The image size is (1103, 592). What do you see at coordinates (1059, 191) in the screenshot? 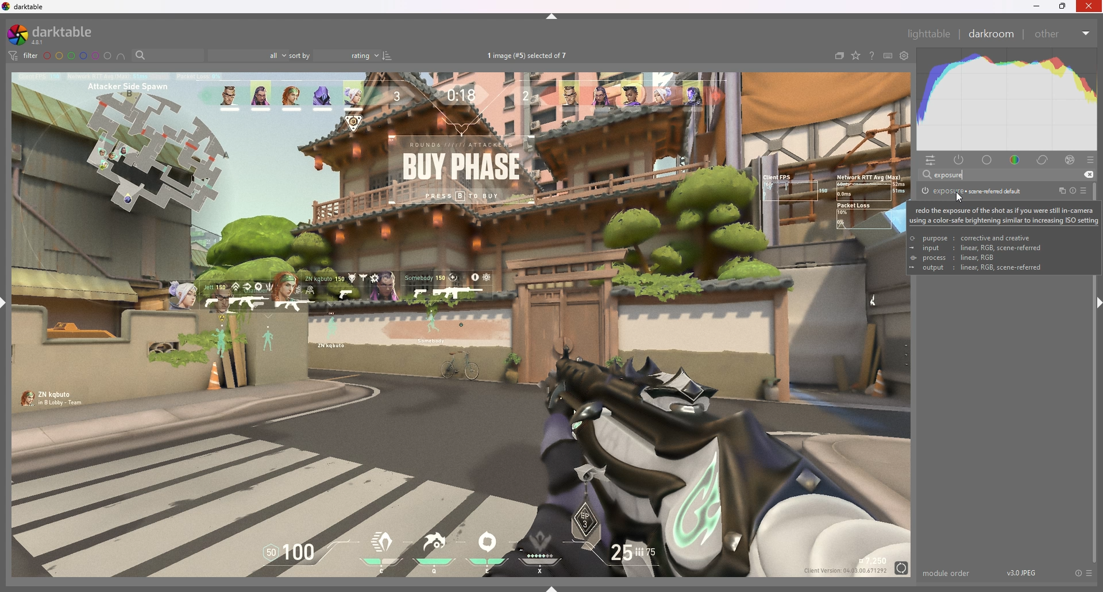
I see `multiple instances action` at bounding box center [1059, 191].